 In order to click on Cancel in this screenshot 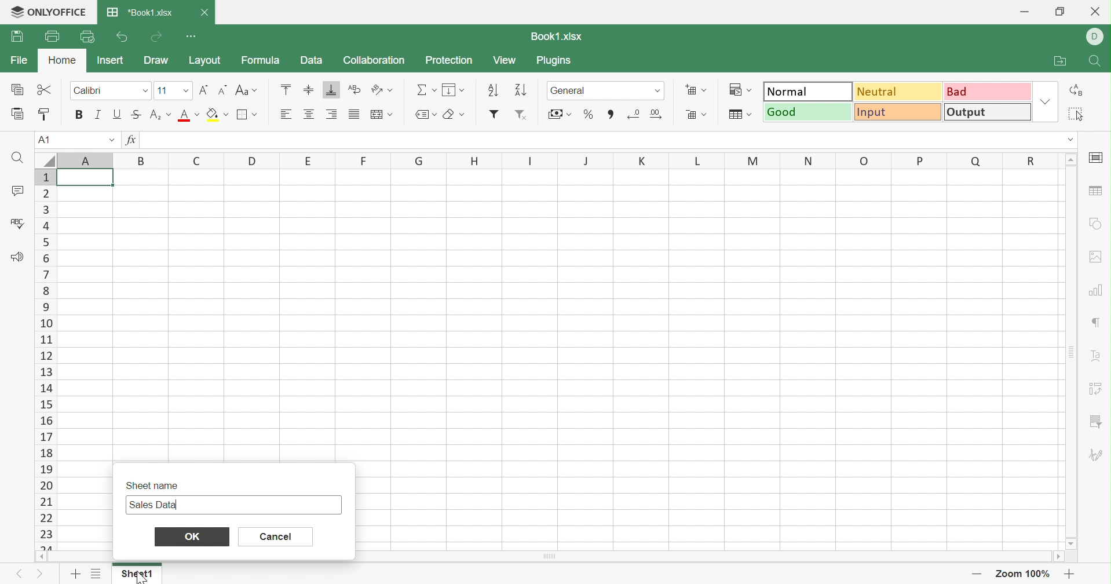, I will do `click(273, 535)`.